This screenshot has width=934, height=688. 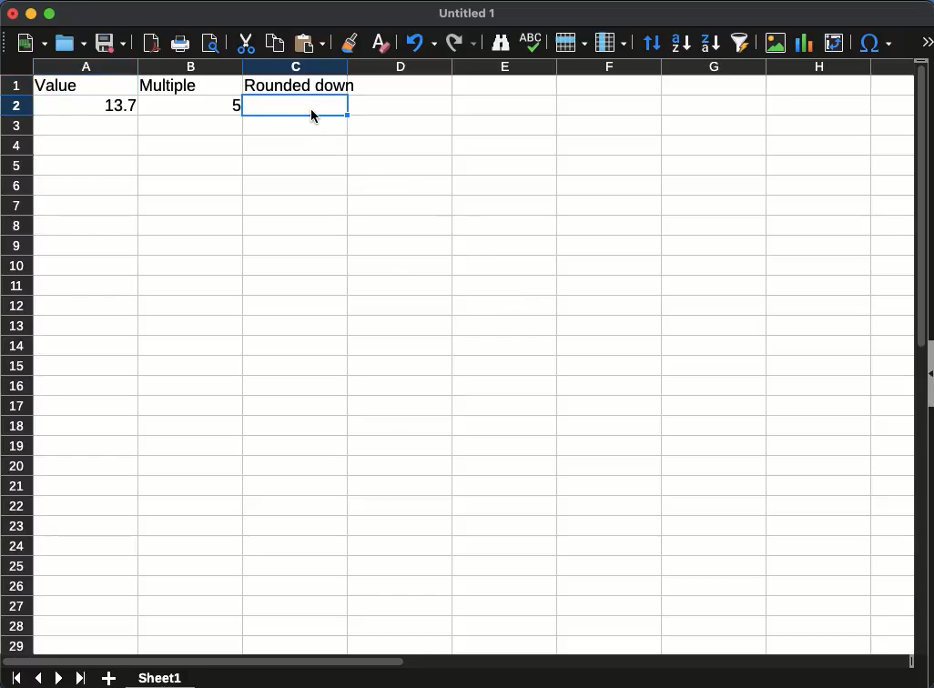 What do you see at coordinates (838, 44) in the screenshot?
I see `pivot table` at bounding box center [838, 44].